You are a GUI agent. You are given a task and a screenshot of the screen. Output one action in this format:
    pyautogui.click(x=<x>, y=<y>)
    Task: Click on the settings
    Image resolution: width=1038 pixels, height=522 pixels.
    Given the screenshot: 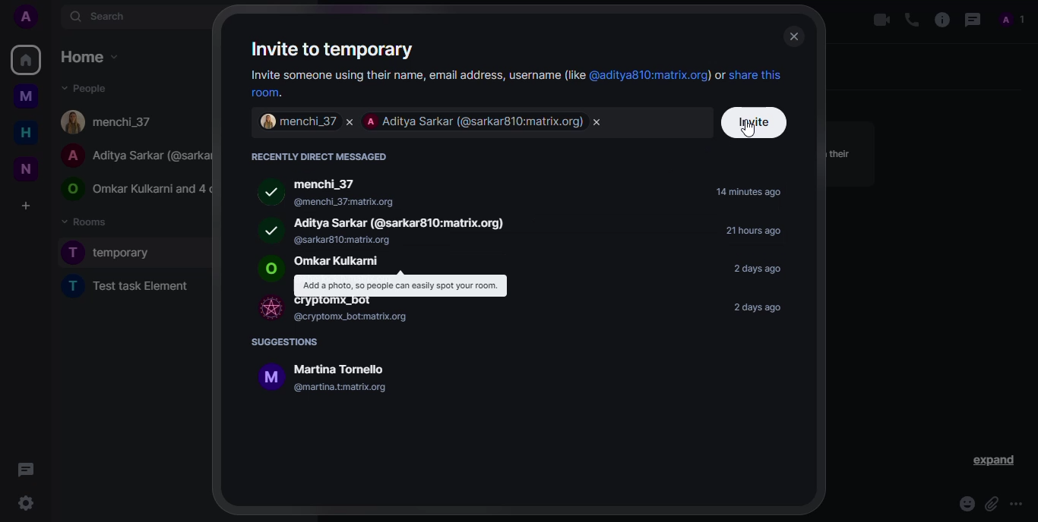 What is the action you would take?
    pyautogui.click(x=26, y=503)
    